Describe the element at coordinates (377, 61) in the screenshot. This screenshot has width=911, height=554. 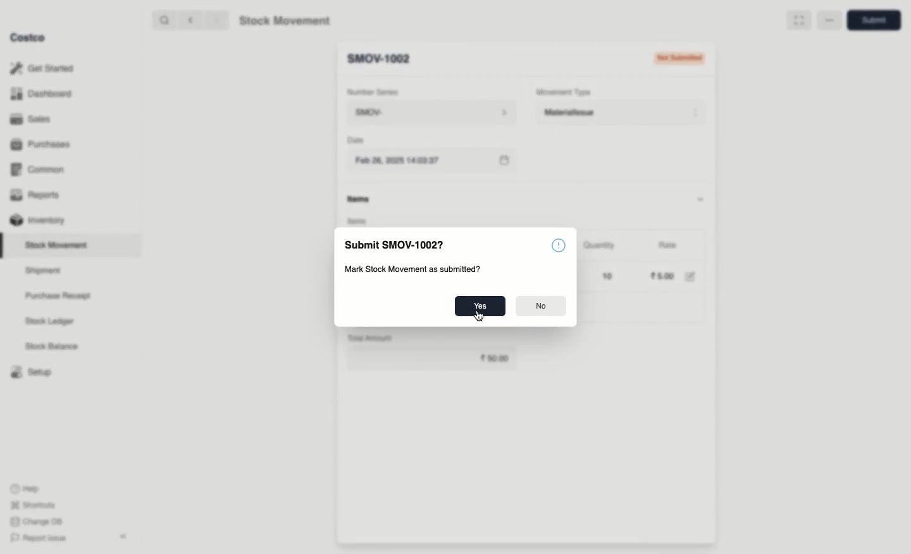
I see `New Entry` at that location.